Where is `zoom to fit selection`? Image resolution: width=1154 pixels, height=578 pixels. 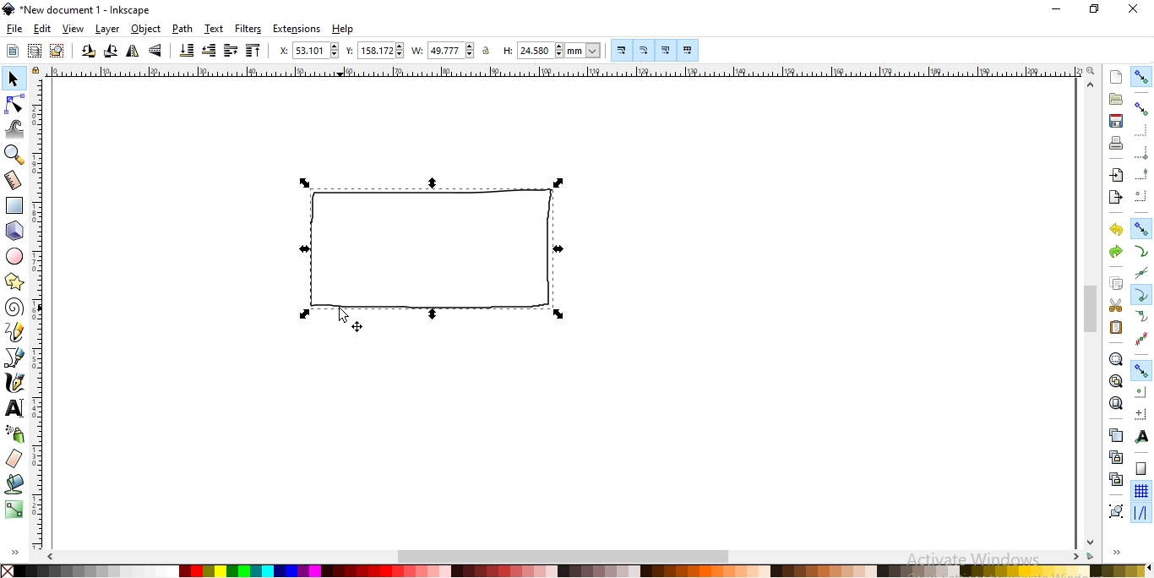 zoom to fit selection is located at coordinates (1115, 359).